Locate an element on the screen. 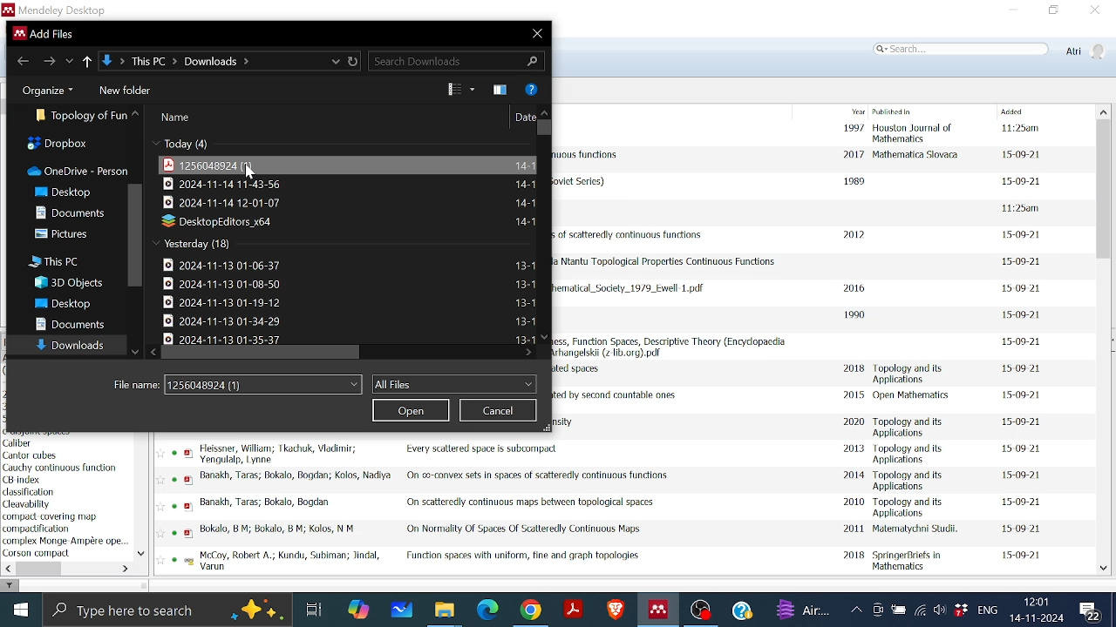 The height and width of the screenshot is (627, 1116). 2020 is located at coordinates (854, 423).